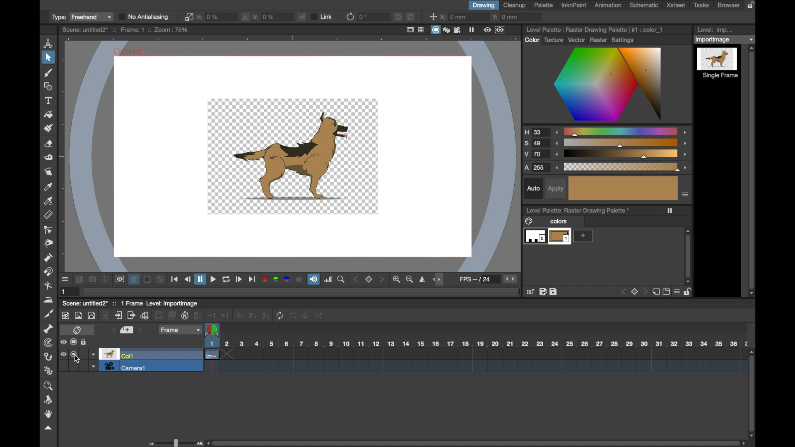 This screenshot has height=447, width=795. Describe the element at coordinates (212, 315) in the screenshot. I see `-1` at that location.